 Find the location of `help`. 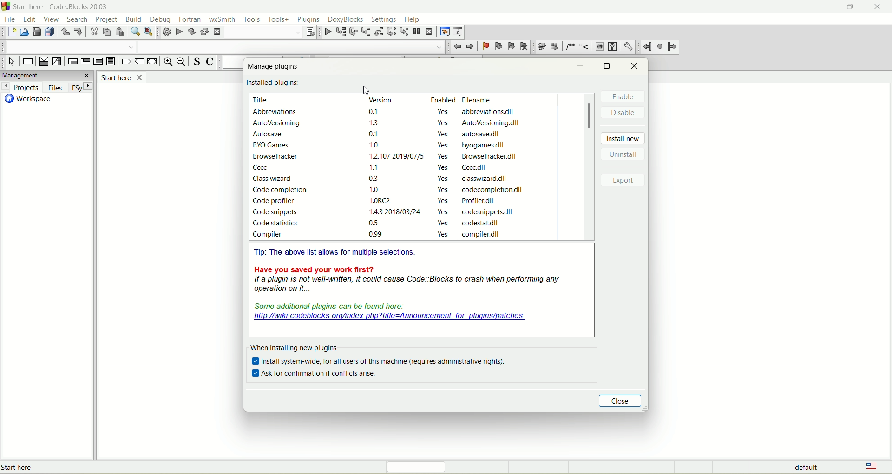

help is located at coordinates (612, 46).